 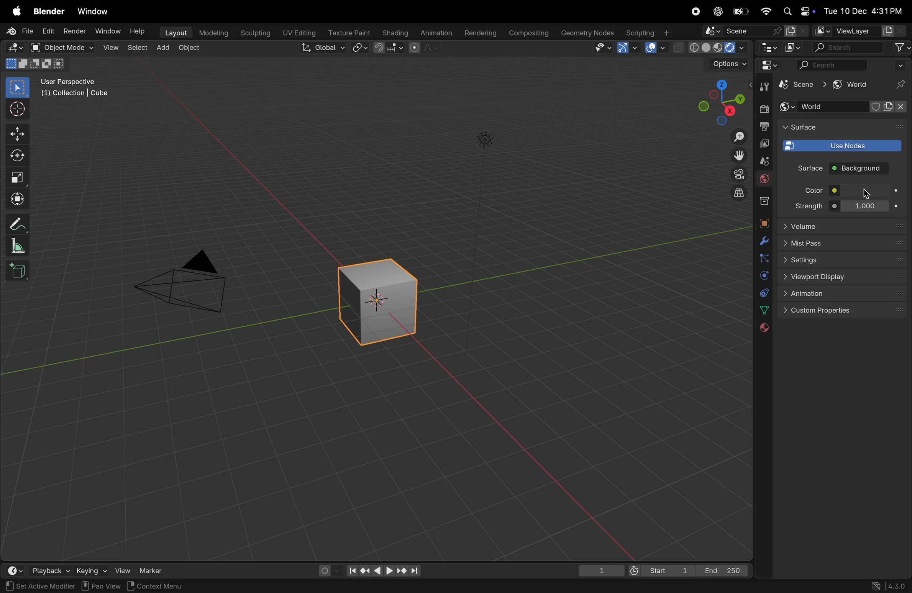 What do you see at coordinates (844, 277) in the screenshot?
I see `view port display` at bounding box center [844, 277].